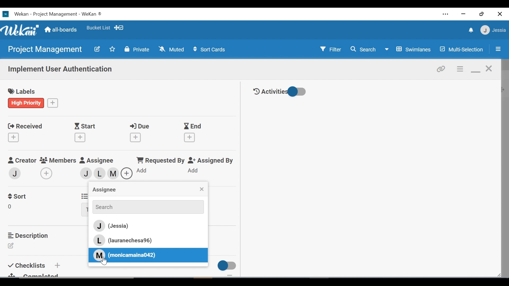 This screenshot has width=509, height=286. What do you see at coordinates (209, 50) in the screenshot?
I see `Sort Cards` at bounding box center [209, 50].